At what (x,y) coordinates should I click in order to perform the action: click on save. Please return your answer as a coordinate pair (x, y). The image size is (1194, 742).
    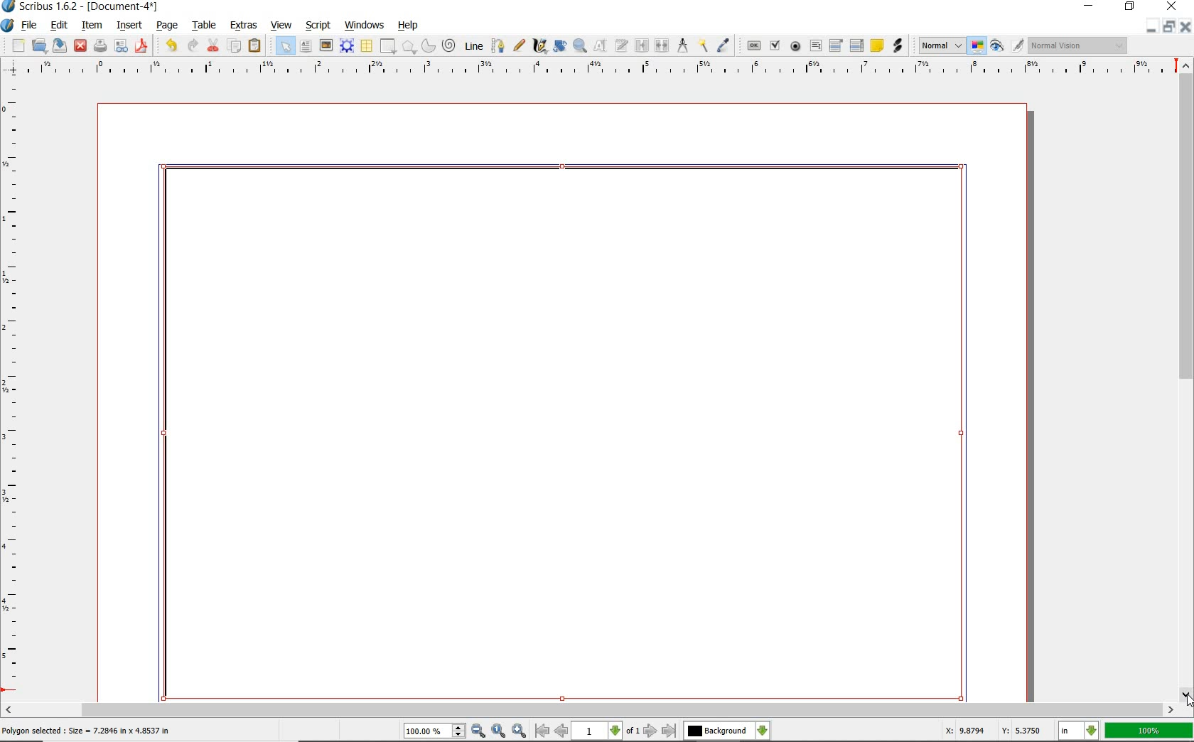
    Looking at the image, I should click on (60, 46).